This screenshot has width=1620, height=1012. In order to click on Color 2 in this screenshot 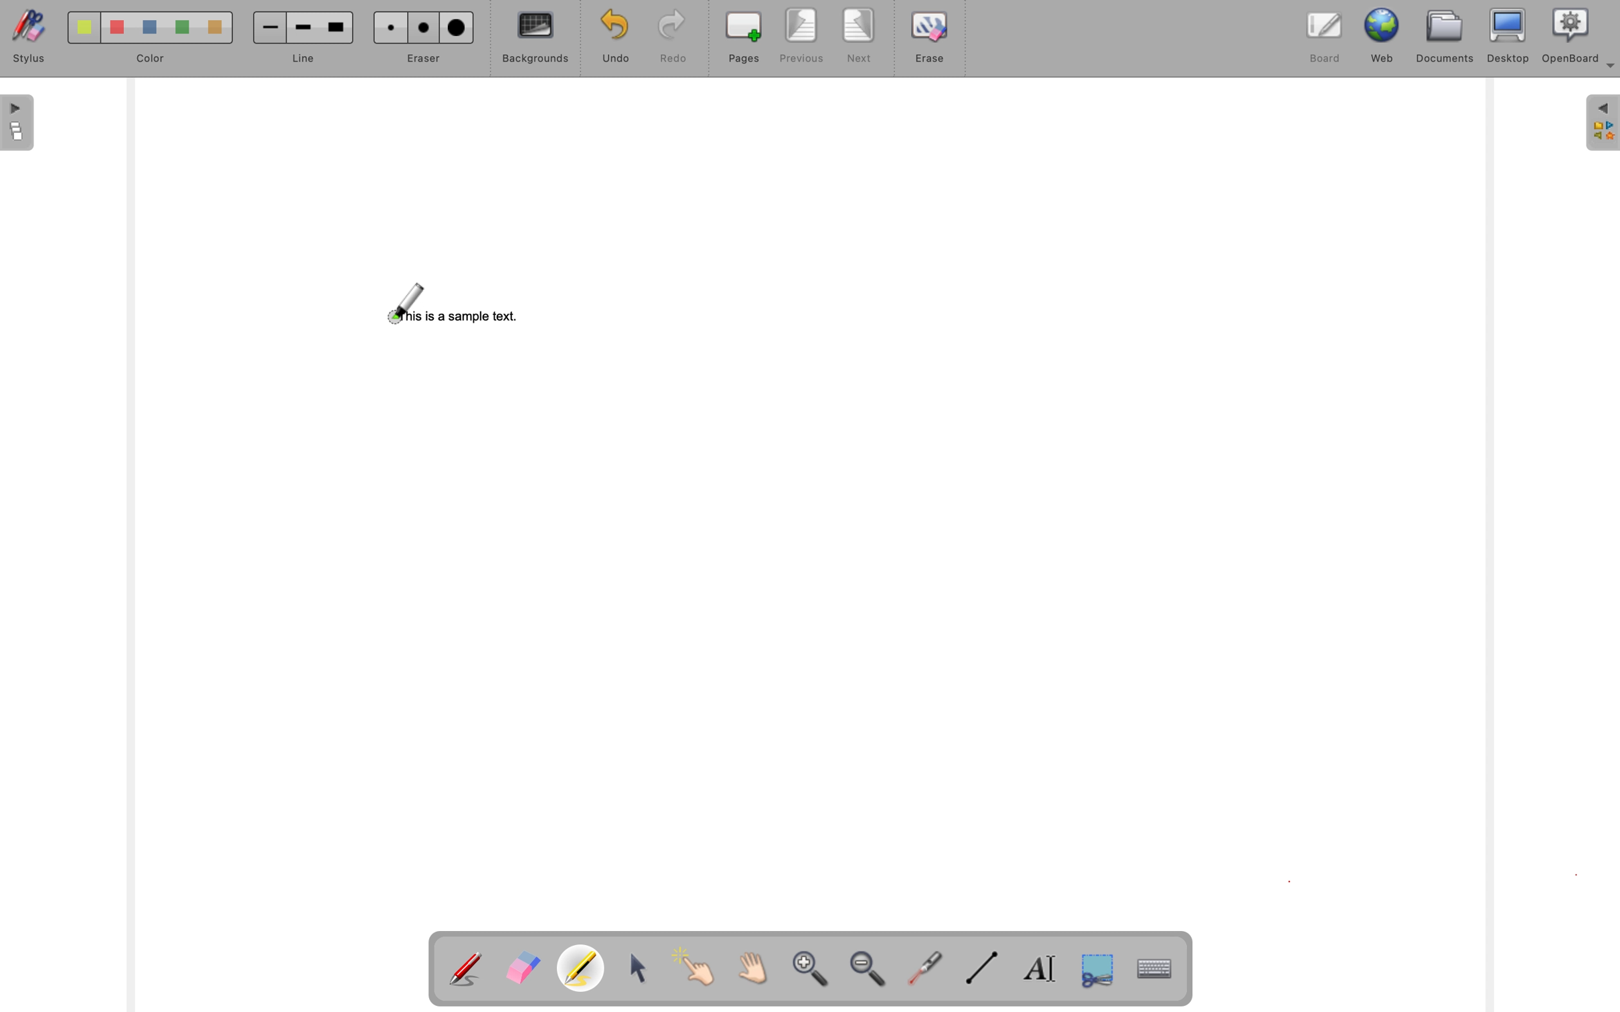, I will do `click(117, 28)`.